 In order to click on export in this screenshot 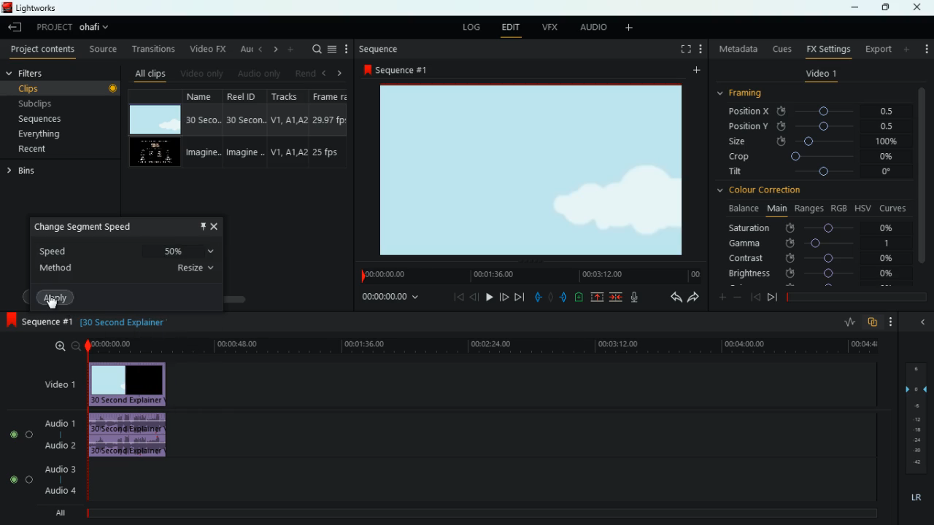, I will do `click(875, 49)`.